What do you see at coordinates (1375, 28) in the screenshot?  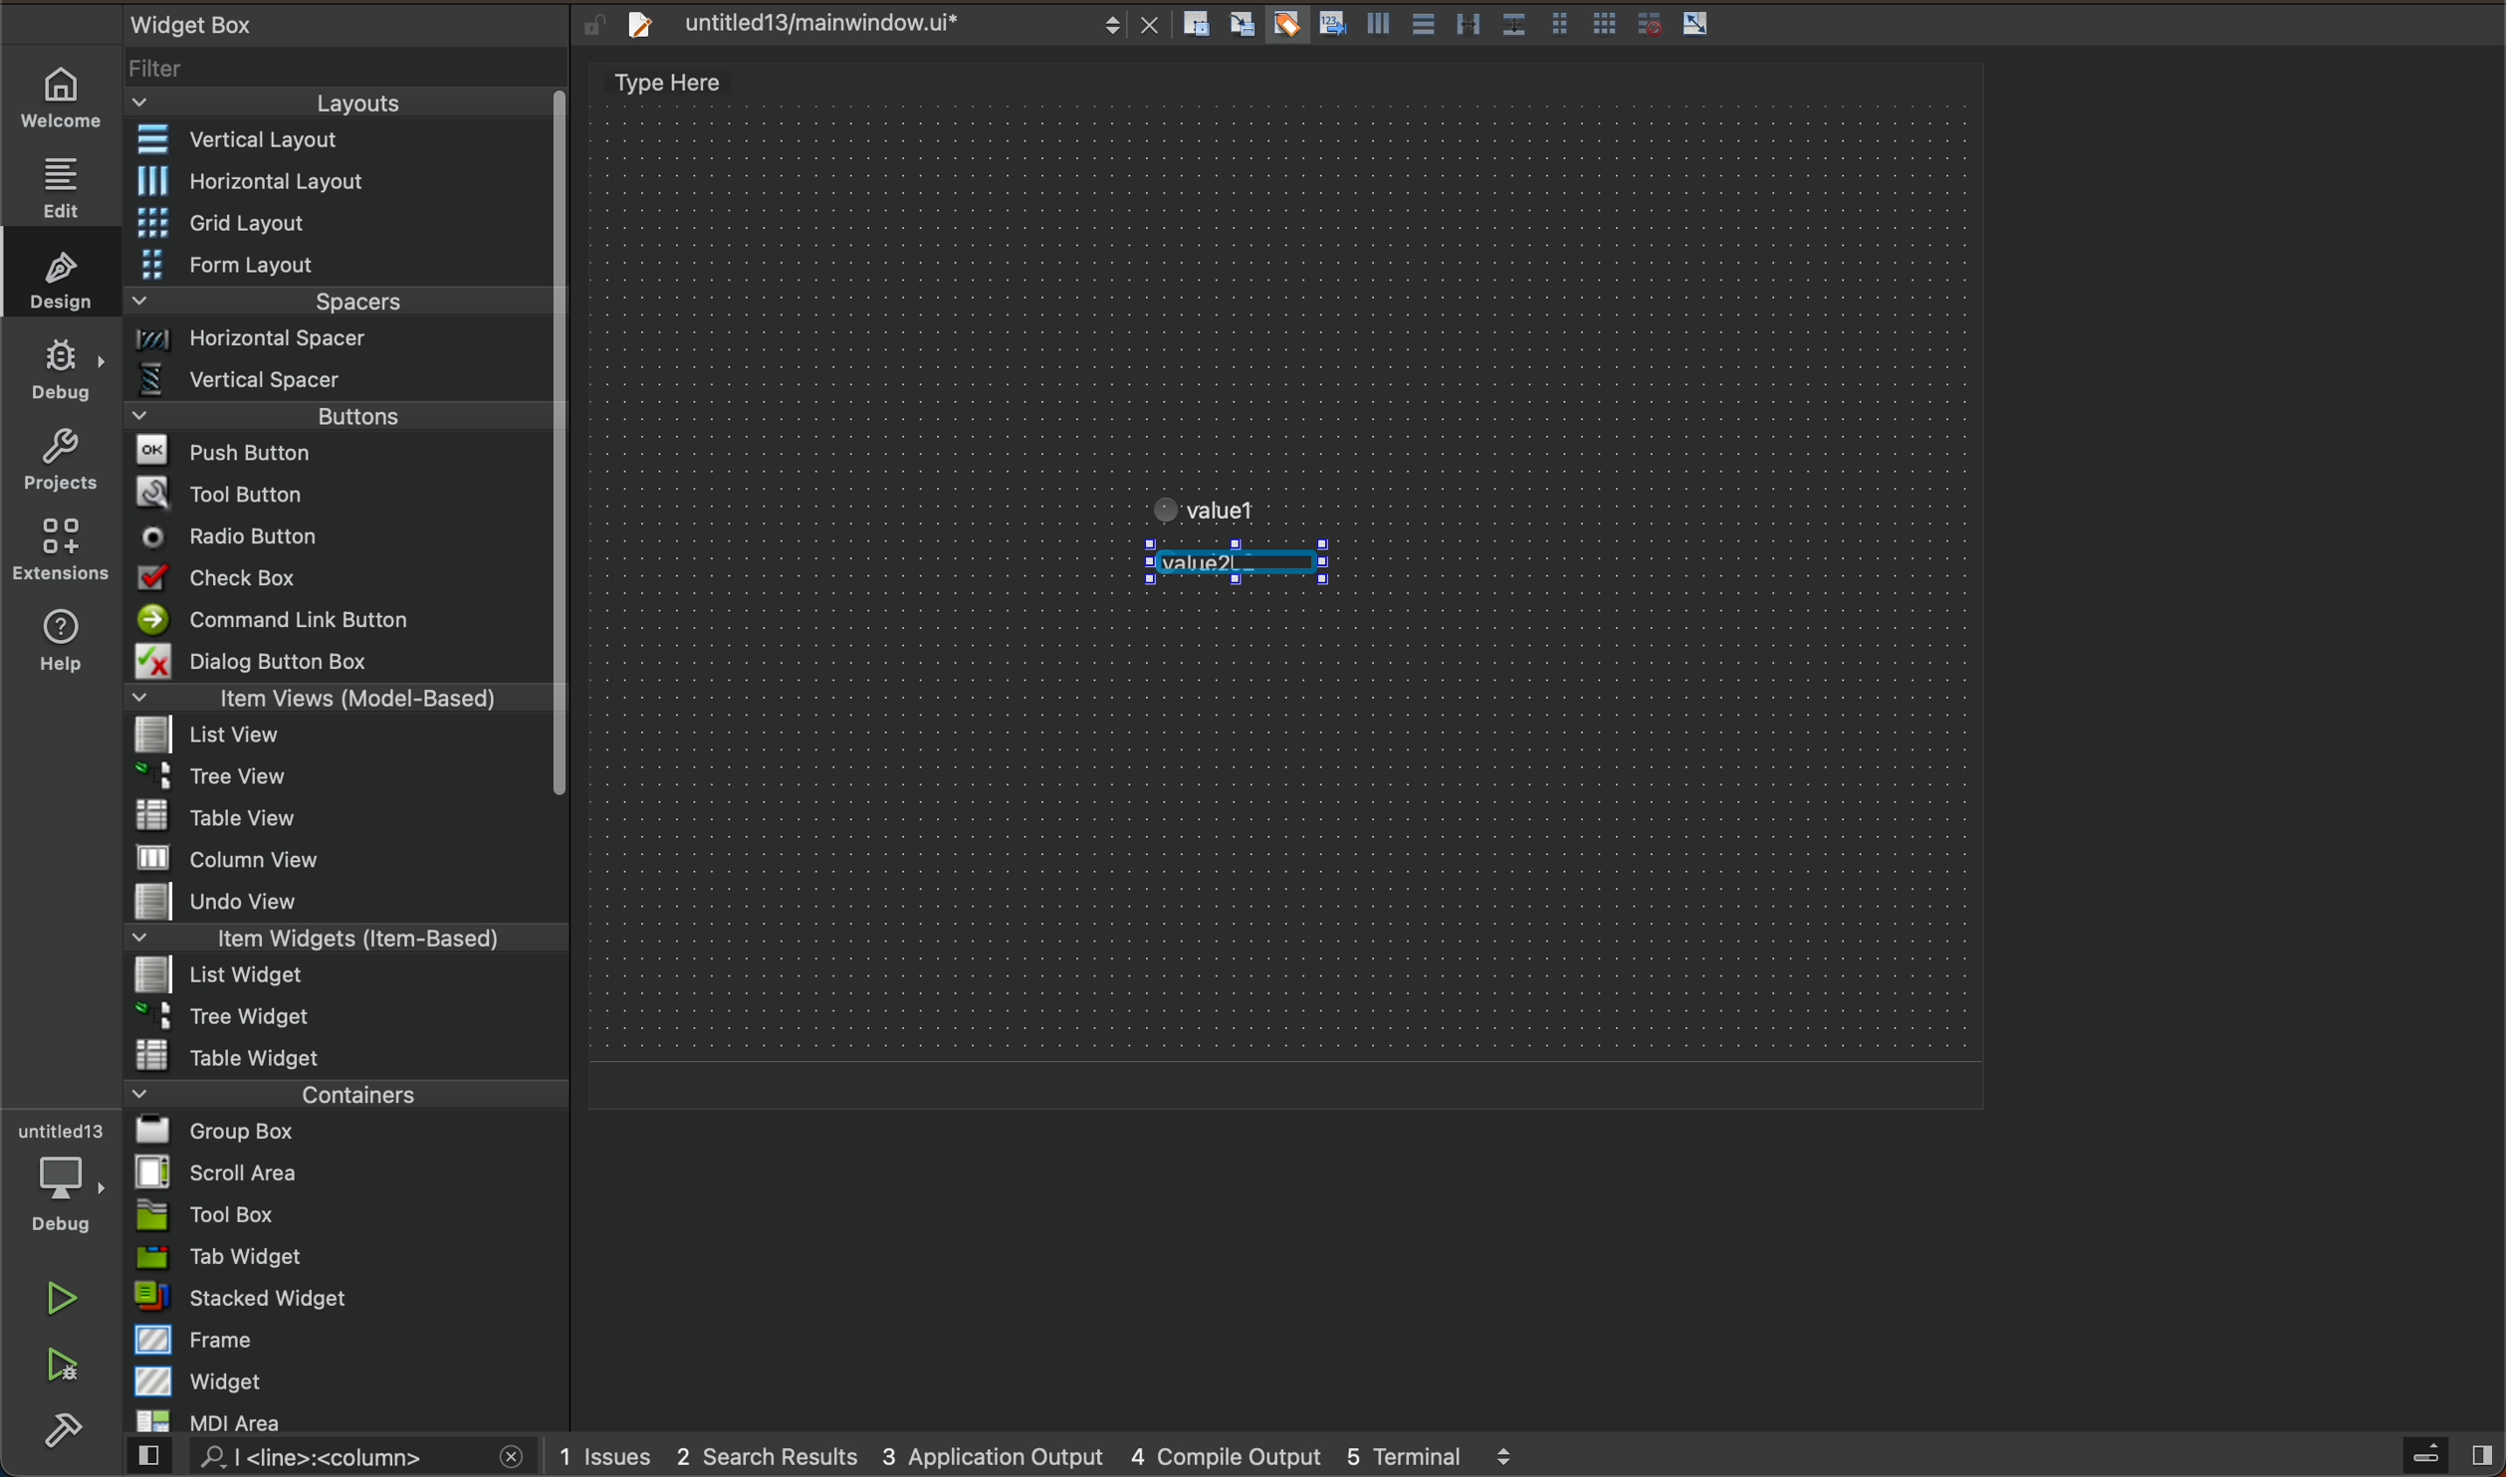 I see `` at bounding box center [1375, 28].